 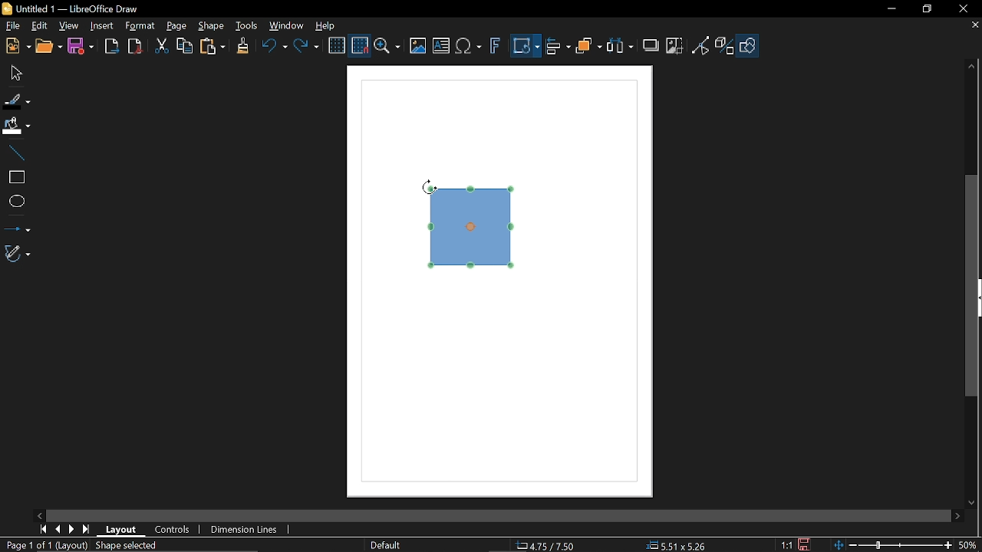 What do you see at coordinates (388, 46) in the screenshot?
I see `Zoom` at bounding box center [388, 46].